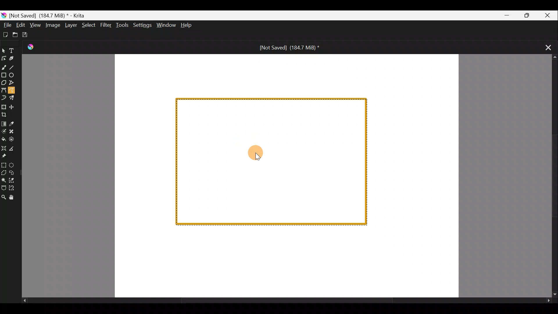  What do you see at coordinates (3, 15) in the screenshot?
I see `Krita logo` at bounding box center [3, 15].